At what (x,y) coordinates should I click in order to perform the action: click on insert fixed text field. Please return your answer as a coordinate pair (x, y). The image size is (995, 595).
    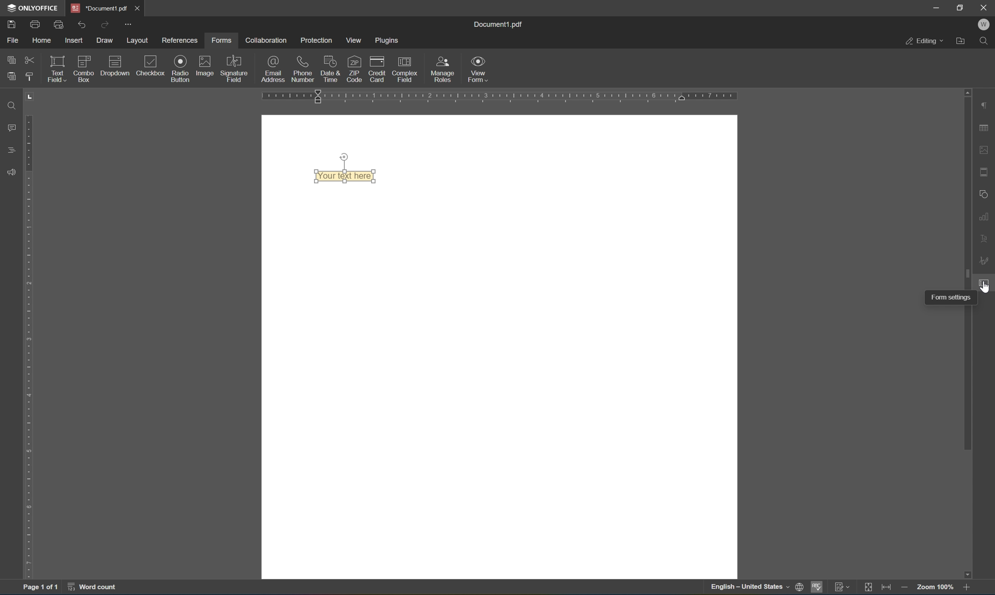
    Looking at the image, I should click on (102, 80).